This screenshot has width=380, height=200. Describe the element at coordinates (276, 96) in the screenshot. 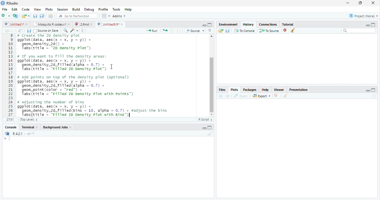

I see `close` at that location.